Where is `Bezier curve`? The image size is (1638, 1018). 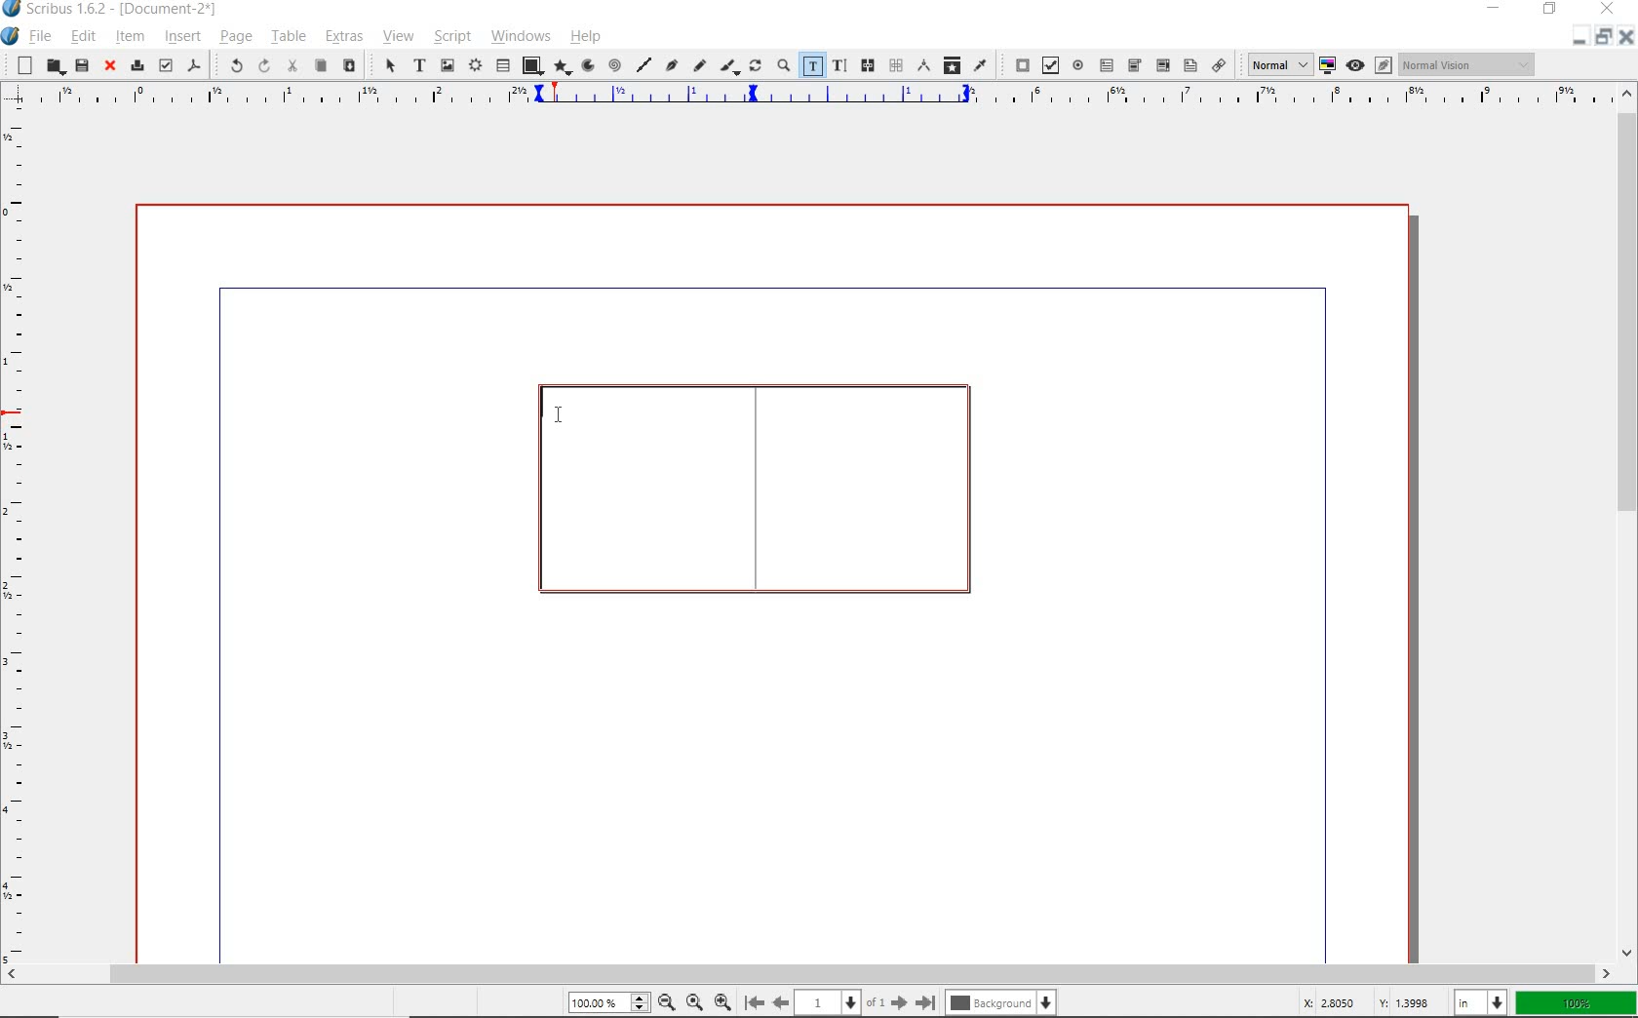
Bezier curve is located at coordinates (672, 64).